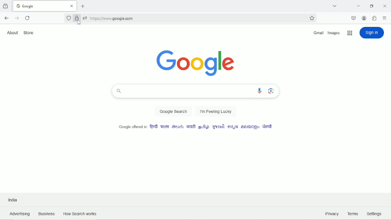  What do you see at coordinates (318, 33) in the screenshot?
I see `Gmail` at bounding box center [318, 33].